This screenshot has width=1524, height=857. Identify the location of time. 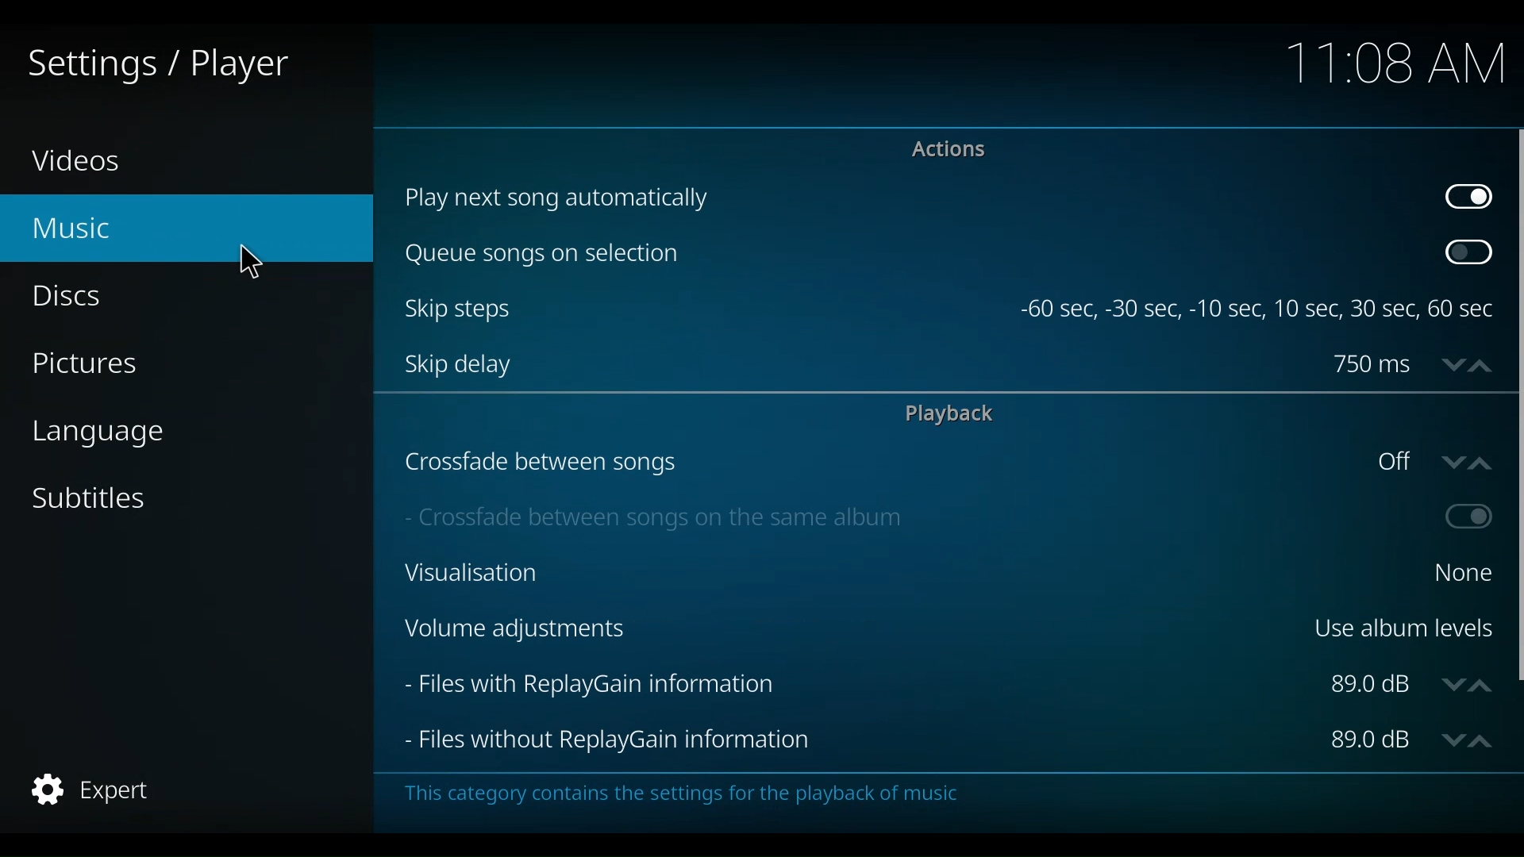
(1389, 63).